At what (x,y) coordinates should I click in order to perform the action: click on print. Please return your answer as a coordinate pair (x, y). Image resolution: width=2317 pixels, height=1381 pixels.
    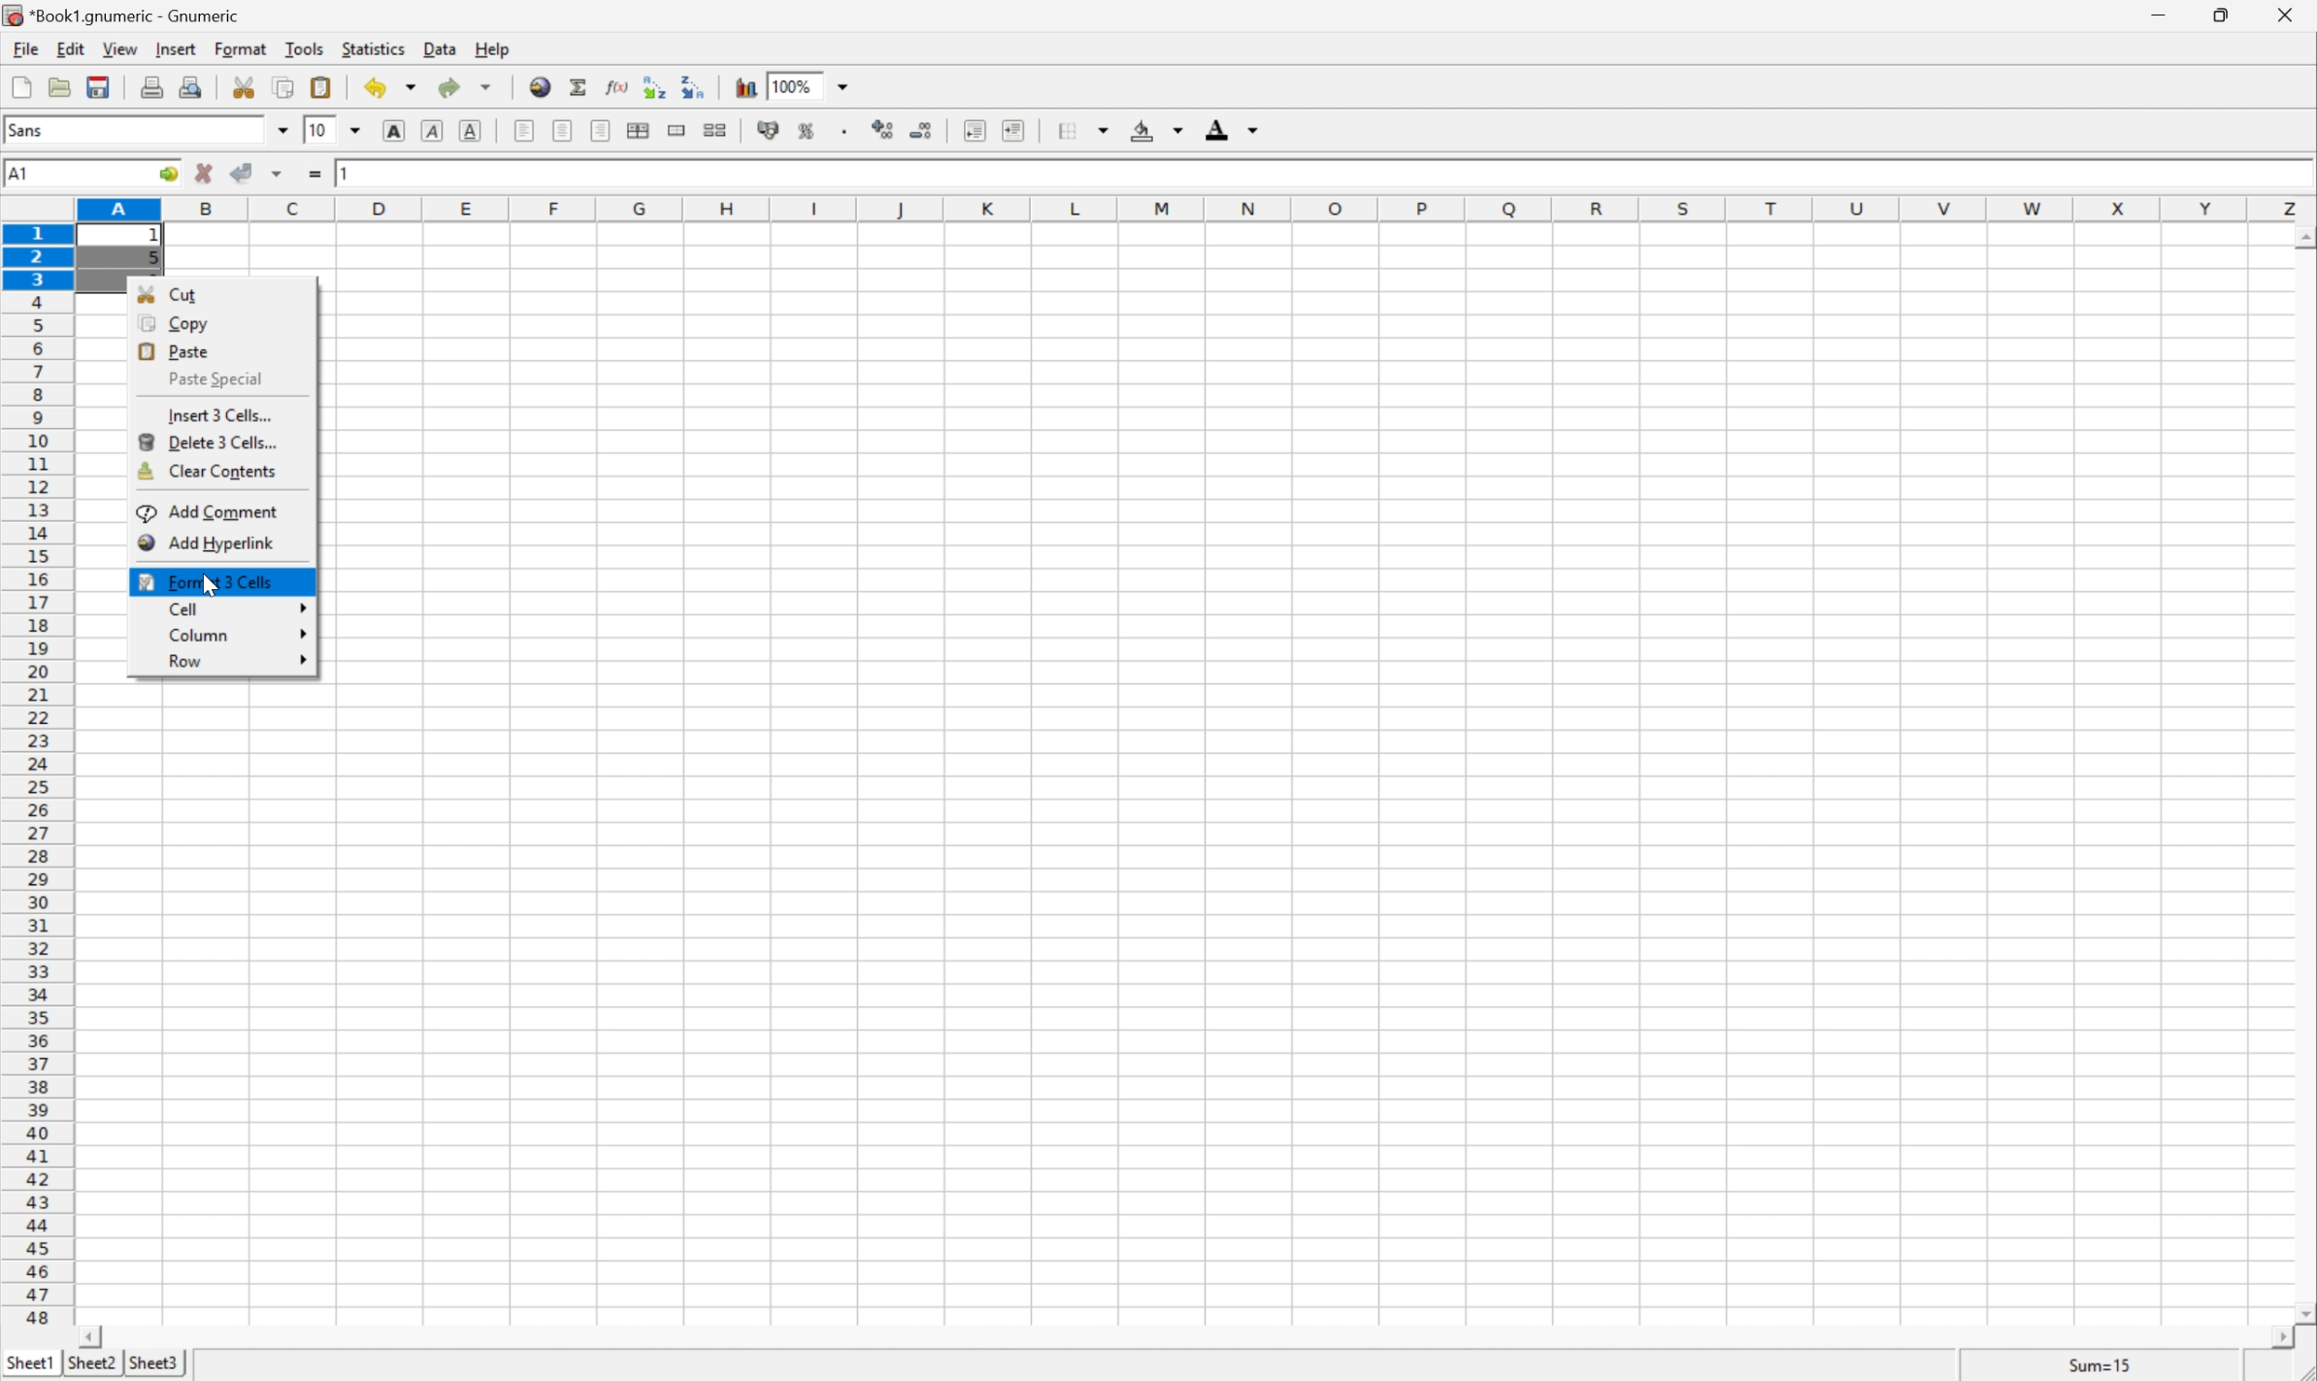
    Looking at the image, I should click on (149, 84).